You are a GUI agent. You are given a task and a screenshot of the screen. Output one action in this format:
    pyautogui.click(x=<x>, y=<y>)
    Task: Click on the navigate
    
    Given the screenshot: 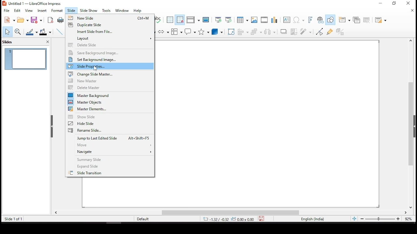 What is the action you would take?
    pyautogui.click(x=110, y=152)
    